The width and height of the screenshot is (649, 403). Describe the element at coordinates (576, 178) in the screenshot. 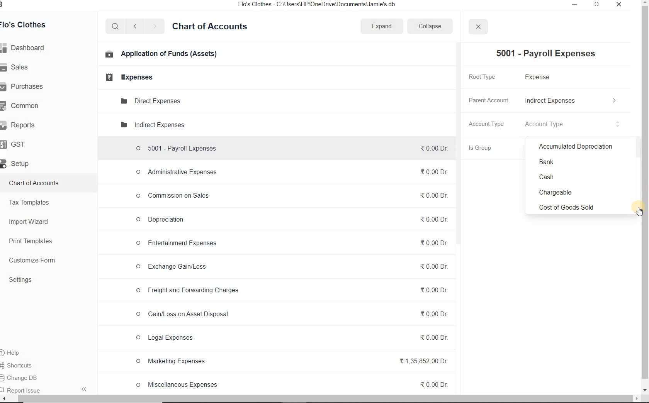

I see `Cash` at that location.